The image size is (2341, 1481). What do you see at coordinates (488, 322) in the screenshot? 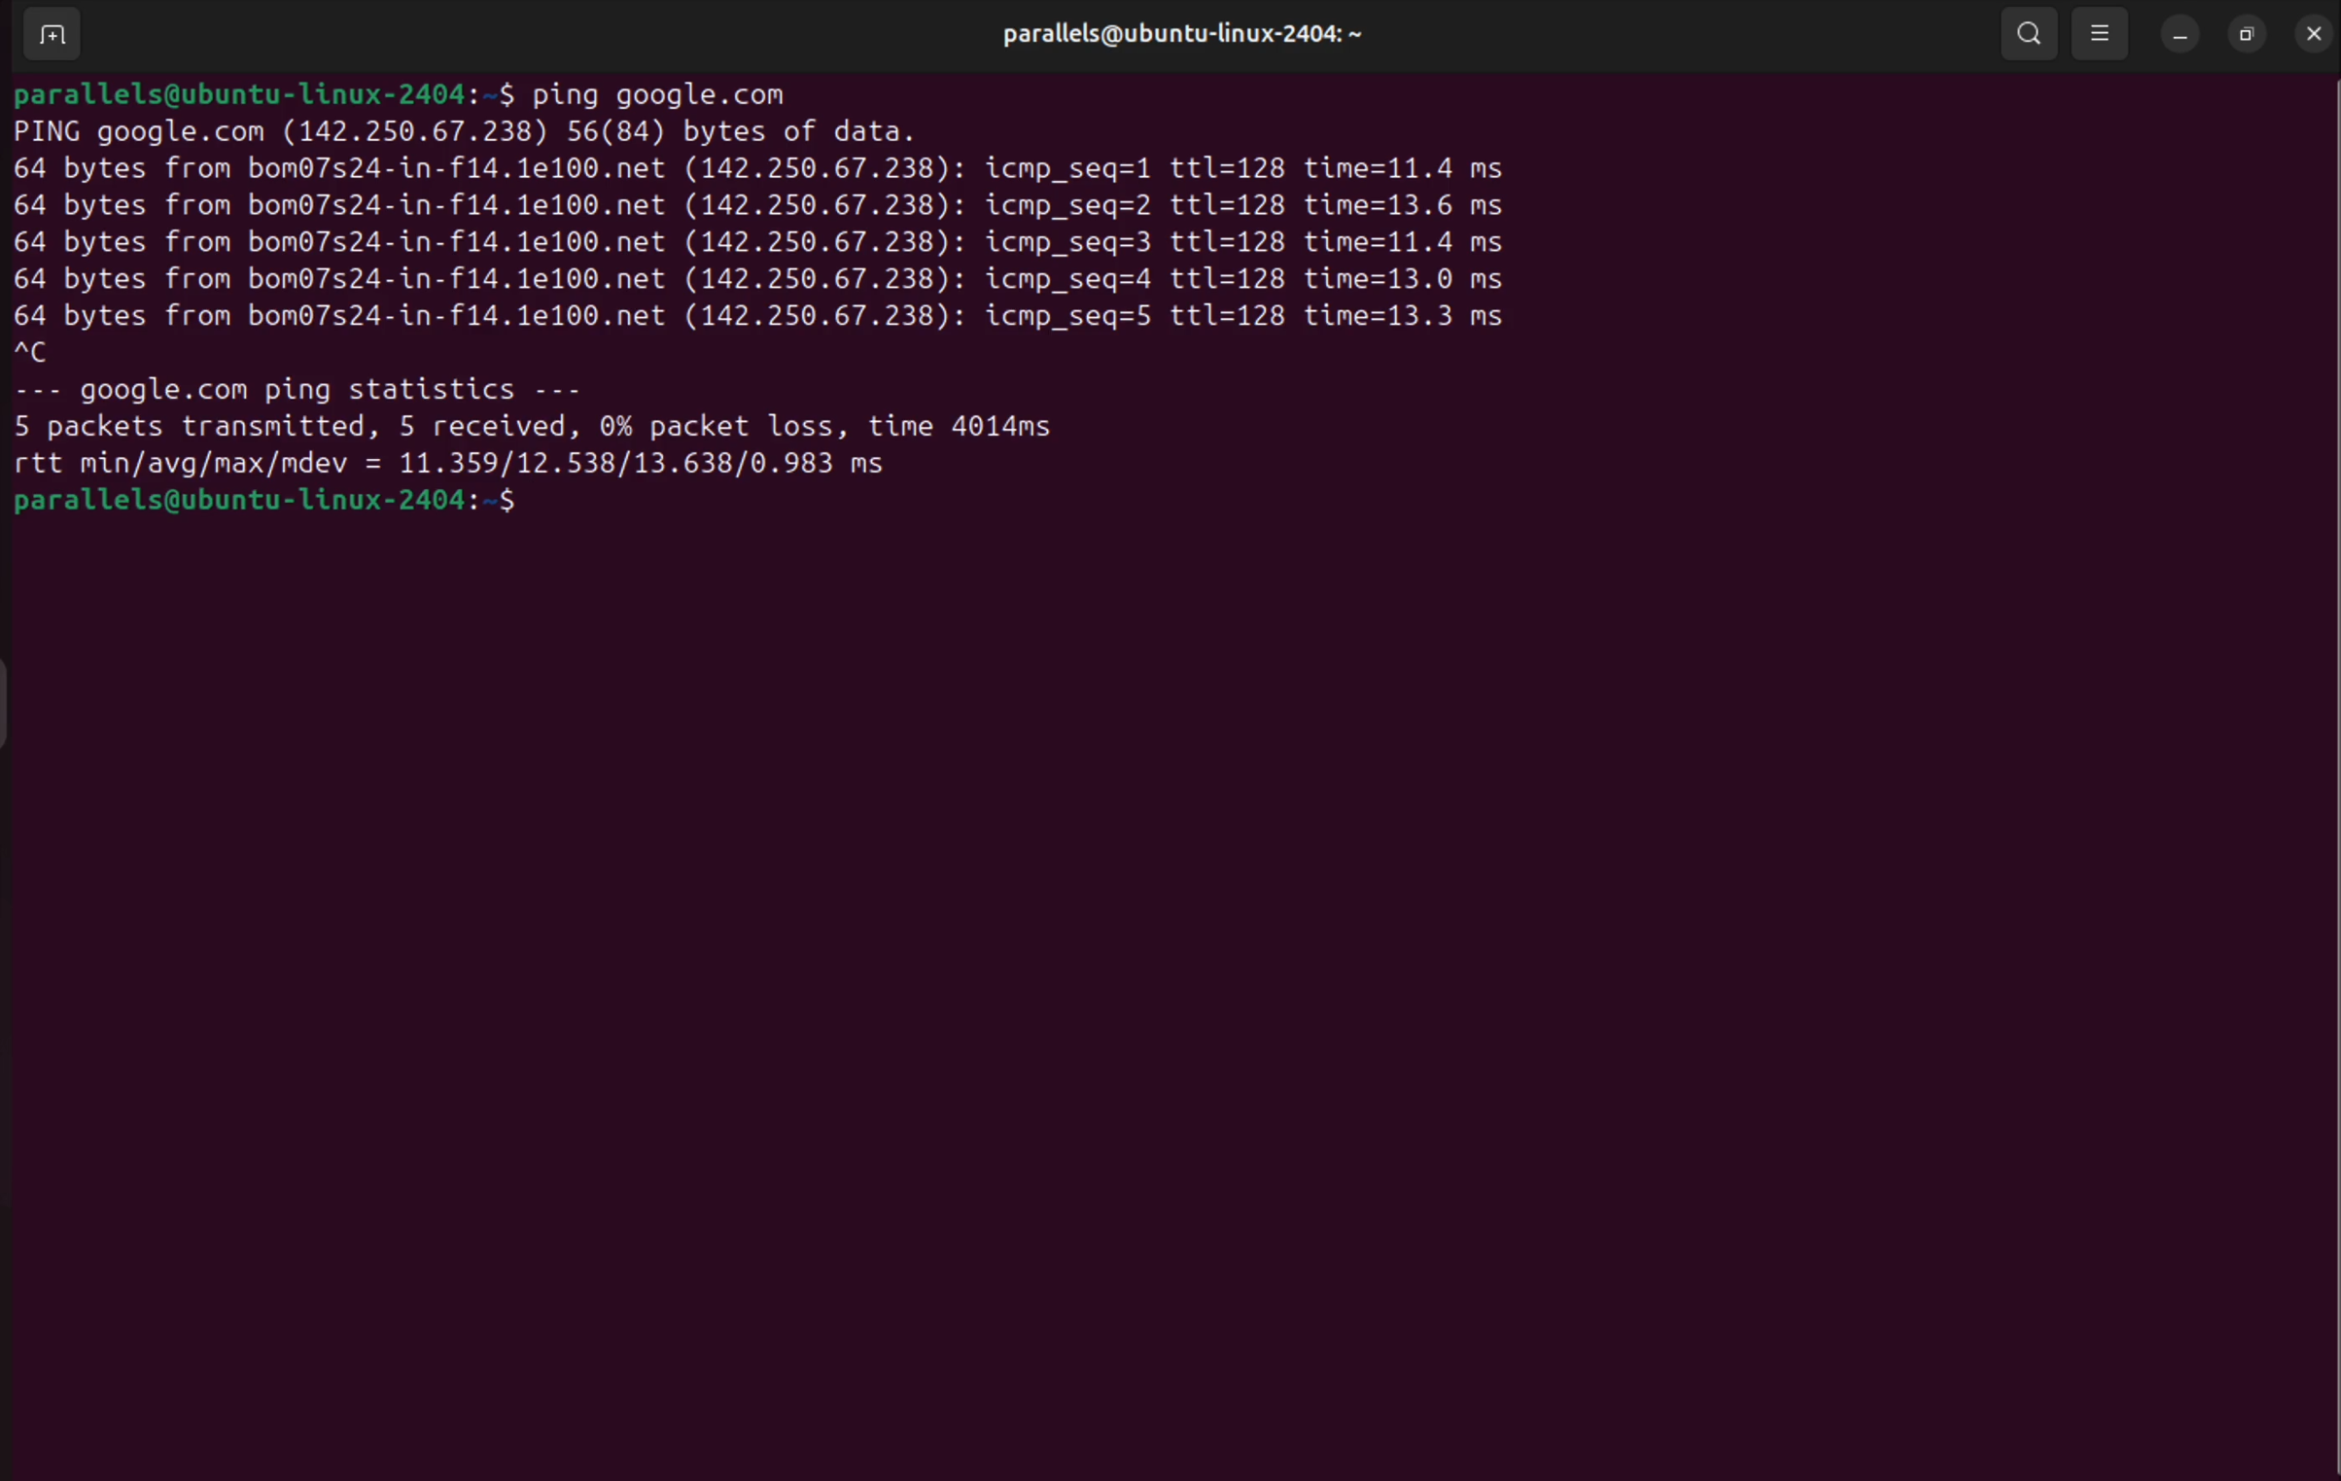
I see `64 bytes from bom poert .net` at bounding box center [488, 322].